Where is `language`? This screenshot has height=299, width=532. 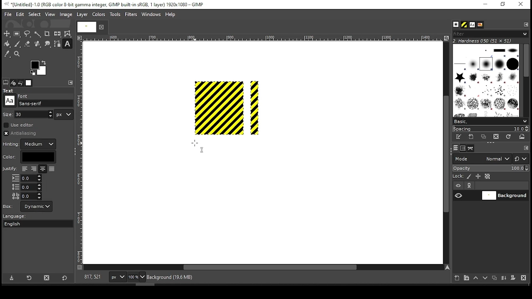
language is located at coordinates (18, 216).